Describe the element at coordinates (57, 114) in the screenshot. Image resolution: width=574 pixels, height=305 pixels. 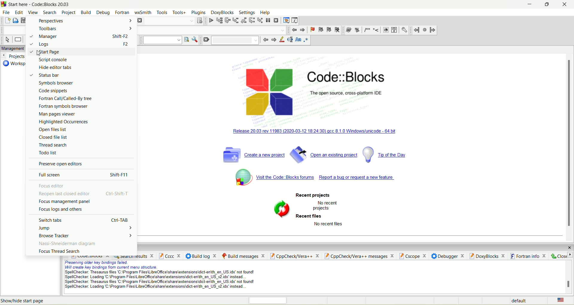
I see `man pages viewer` at that location.